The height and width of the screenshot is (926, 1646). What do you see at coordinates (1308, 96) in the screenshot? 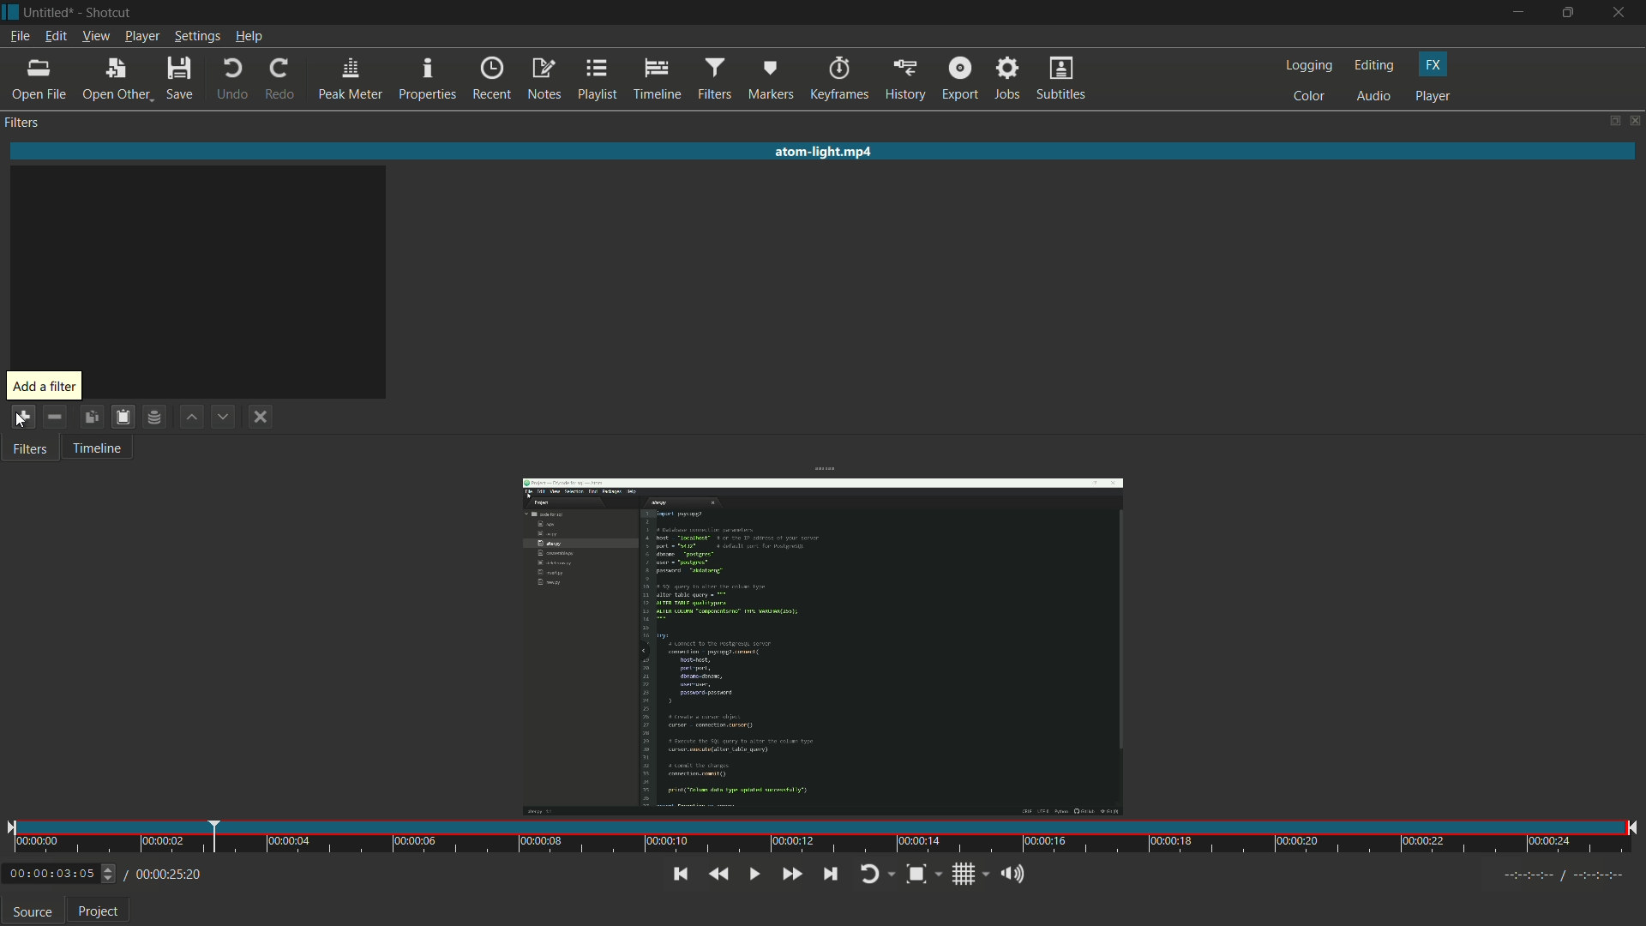
I see `color` at bounding box center [1308, 96].